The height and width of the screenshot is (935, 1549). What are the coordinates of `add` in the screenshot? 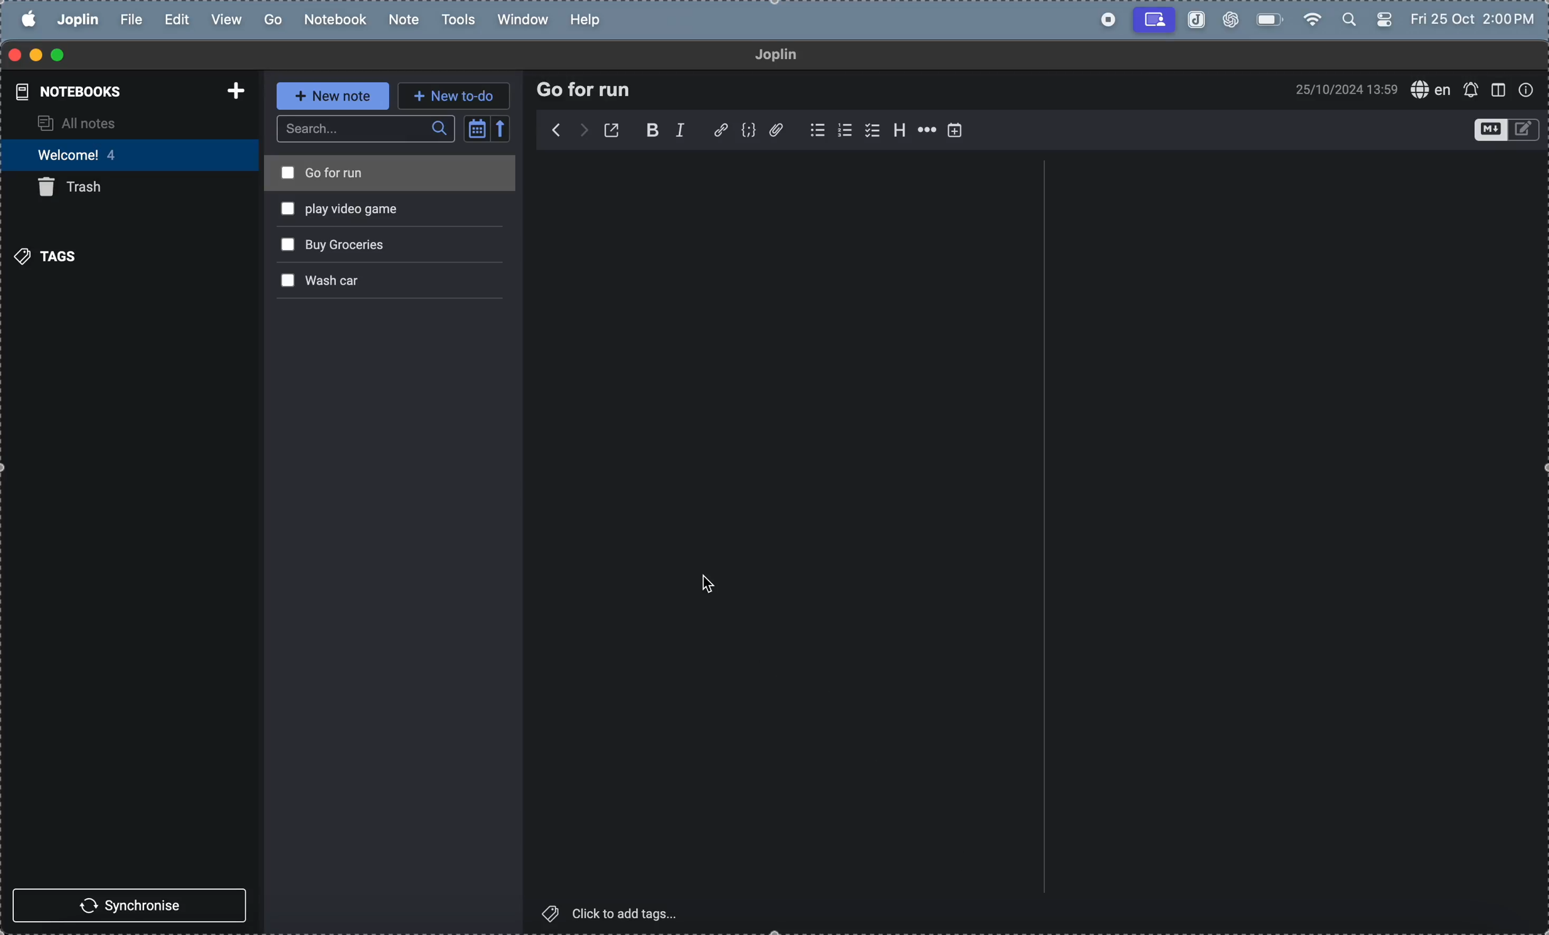 It's located at (229, 90).